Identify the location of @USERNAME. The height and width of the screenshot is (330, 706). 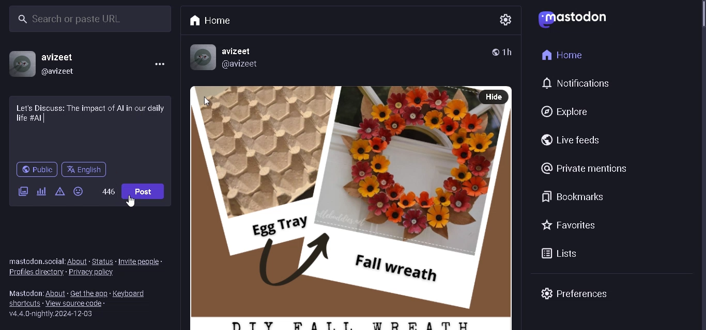
(63, 71).